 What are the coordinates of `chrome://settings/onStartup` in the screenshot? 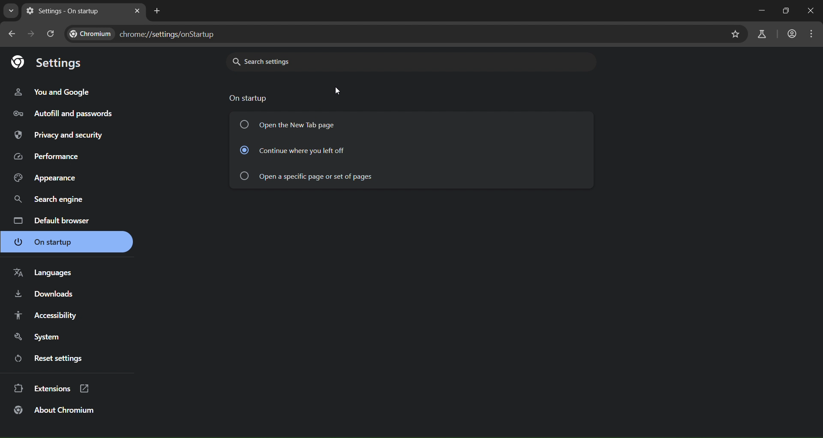 It's located at (142, 35).